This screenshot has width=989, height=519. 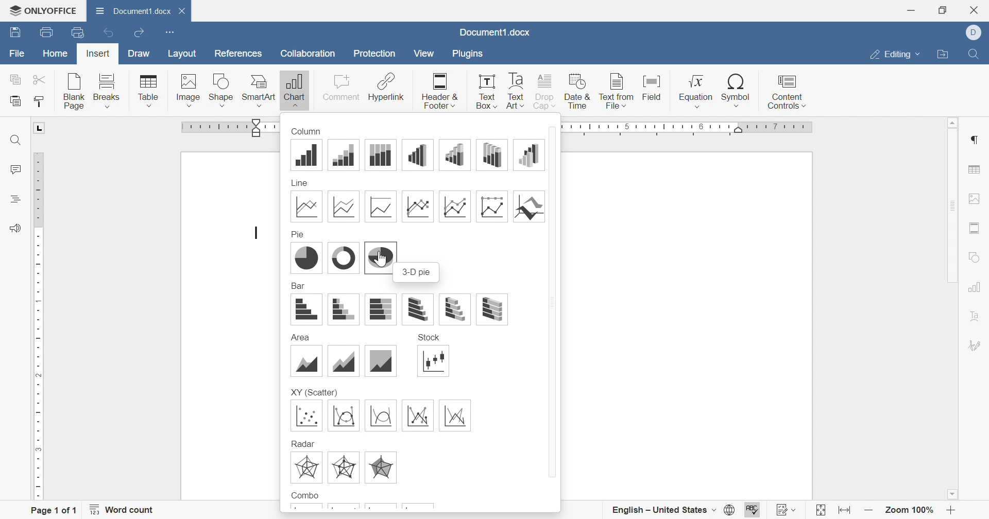 I want to click on Collaboration, so click(x=308, y=55).